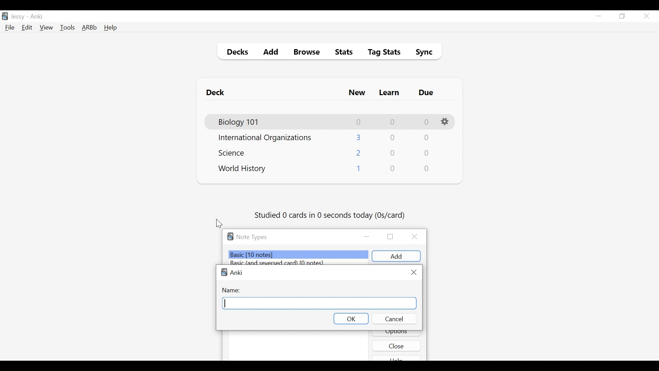 This screenshot has height=371, width=659. Describe the element at coordinates (357, 93) in the screenshot. I see `New` at that location.